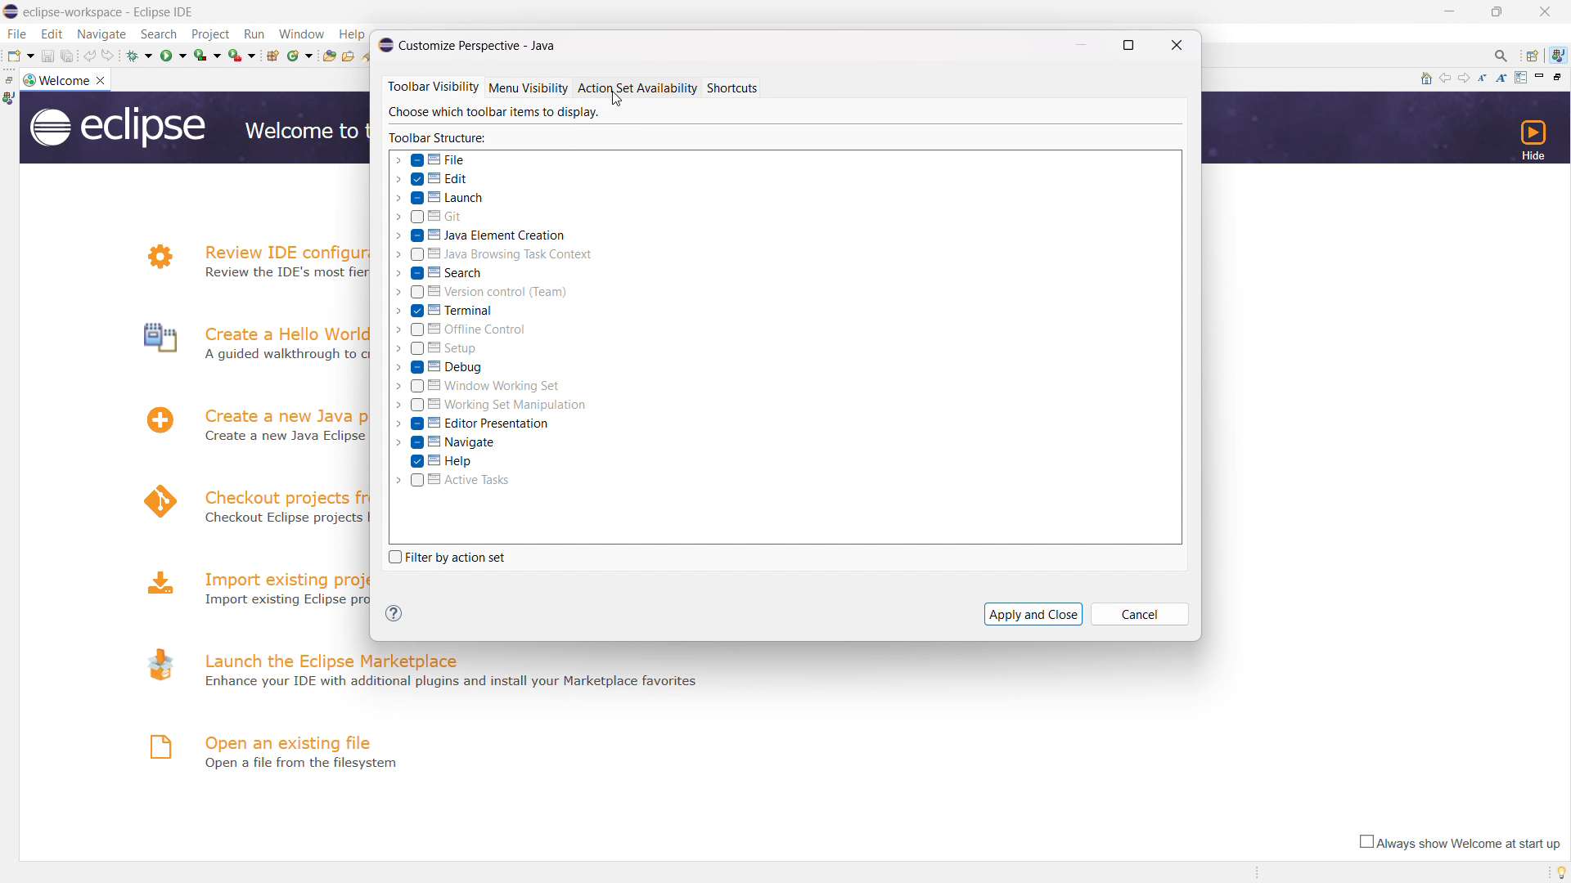 The image size is (1571, 883). Describe the element at coordinates (160, 34) in the screenshot. I see `search` at that location.